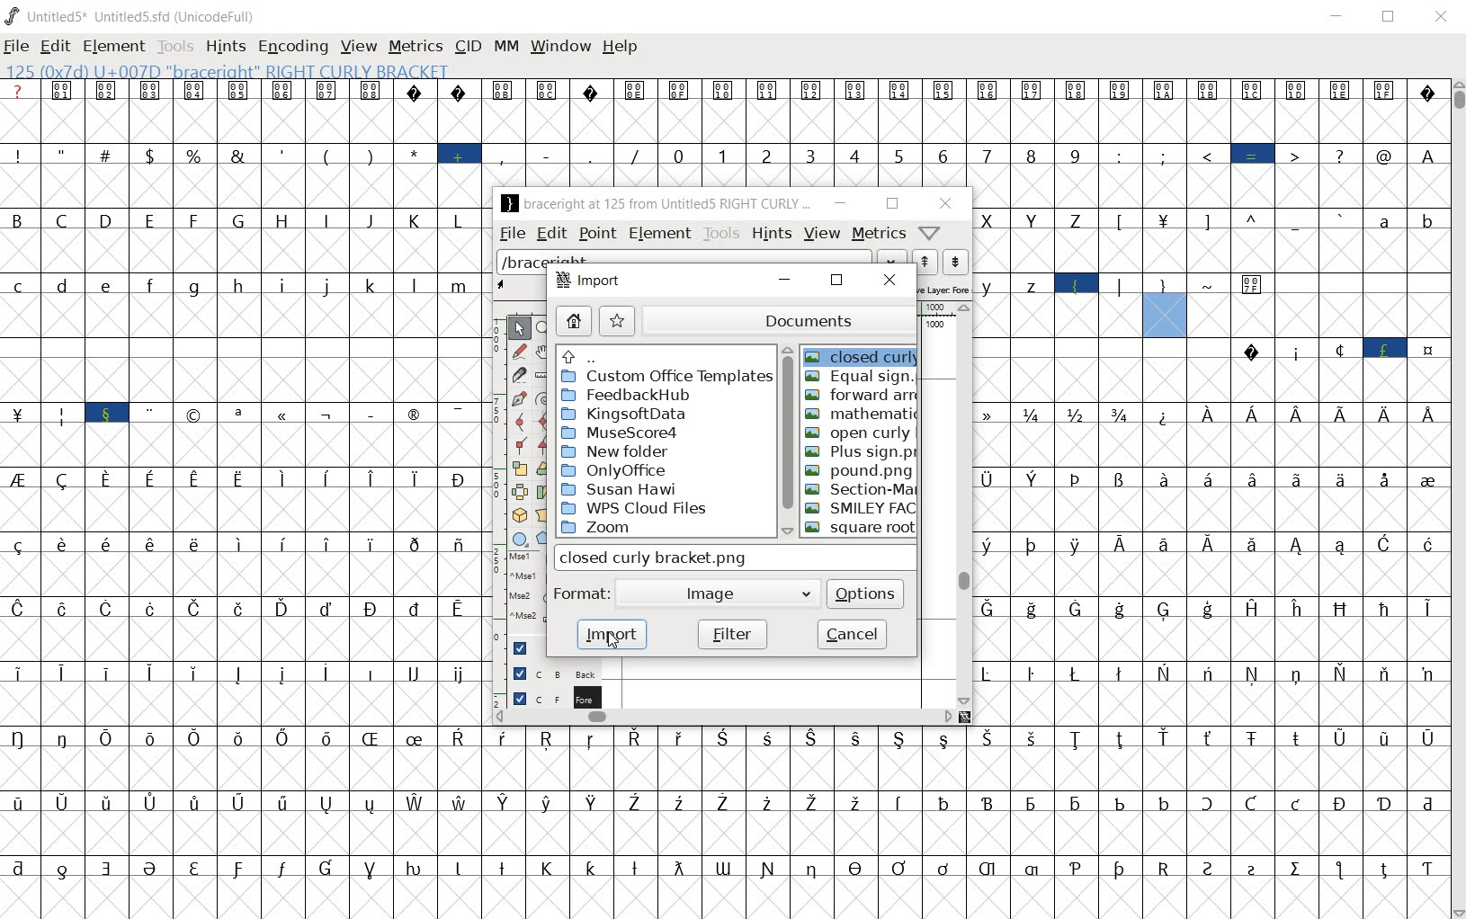  I want to click on ENCODING, so click(292, 47).